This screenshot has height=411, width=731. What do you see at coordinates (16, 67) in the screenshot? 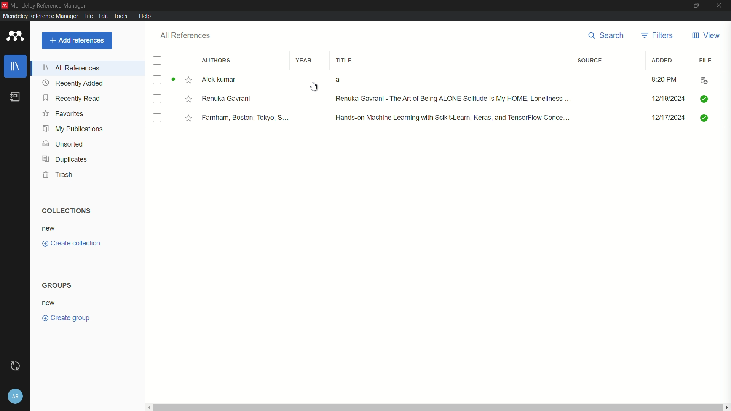
I see `library` at bounding box center [16, 67].